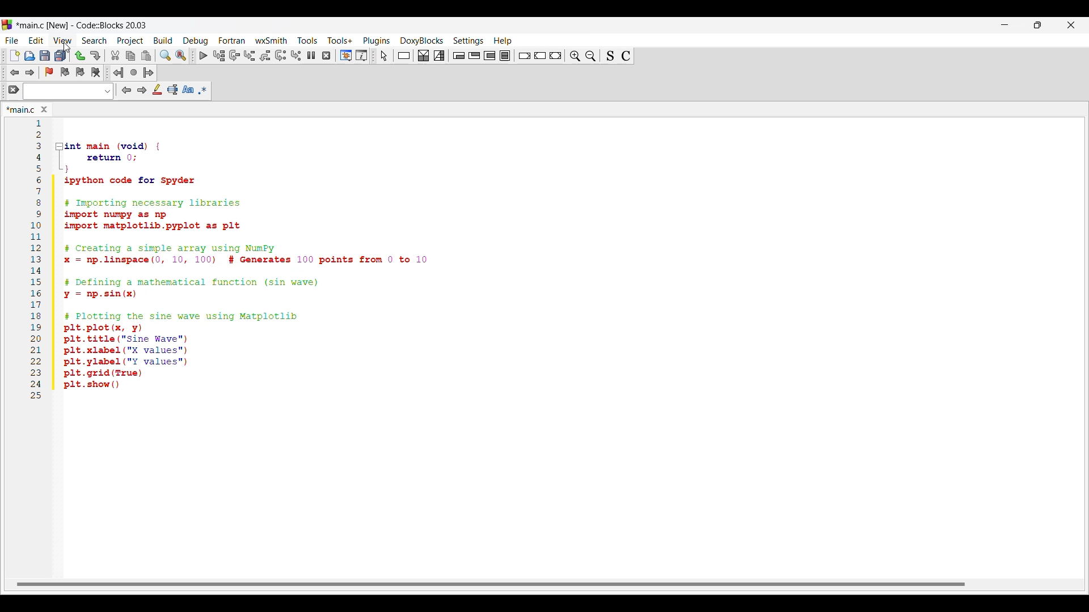 This screenshot has width=1089, height=612. What do you see at coordinates (14, 90) in the screenshot?
I see `Clear` at bounding box center [14, 90].